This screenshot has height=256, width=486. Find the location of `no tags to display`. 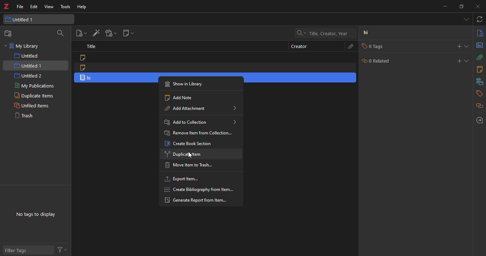

no tags to display is located at coordinates (36, 214).